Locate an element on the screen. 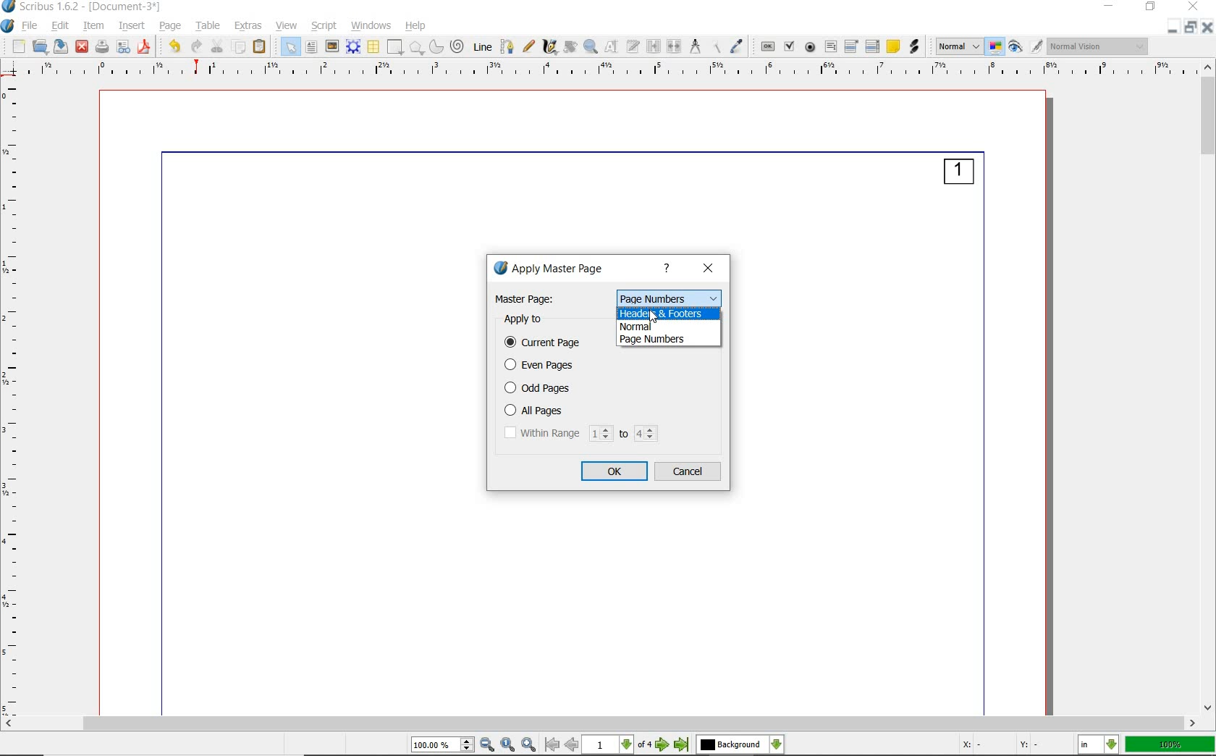  paste is located at coordinates (261, 47).